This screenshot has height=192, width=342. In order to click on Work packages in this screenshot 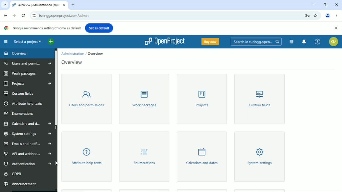, I will do `click(144, 99)`.